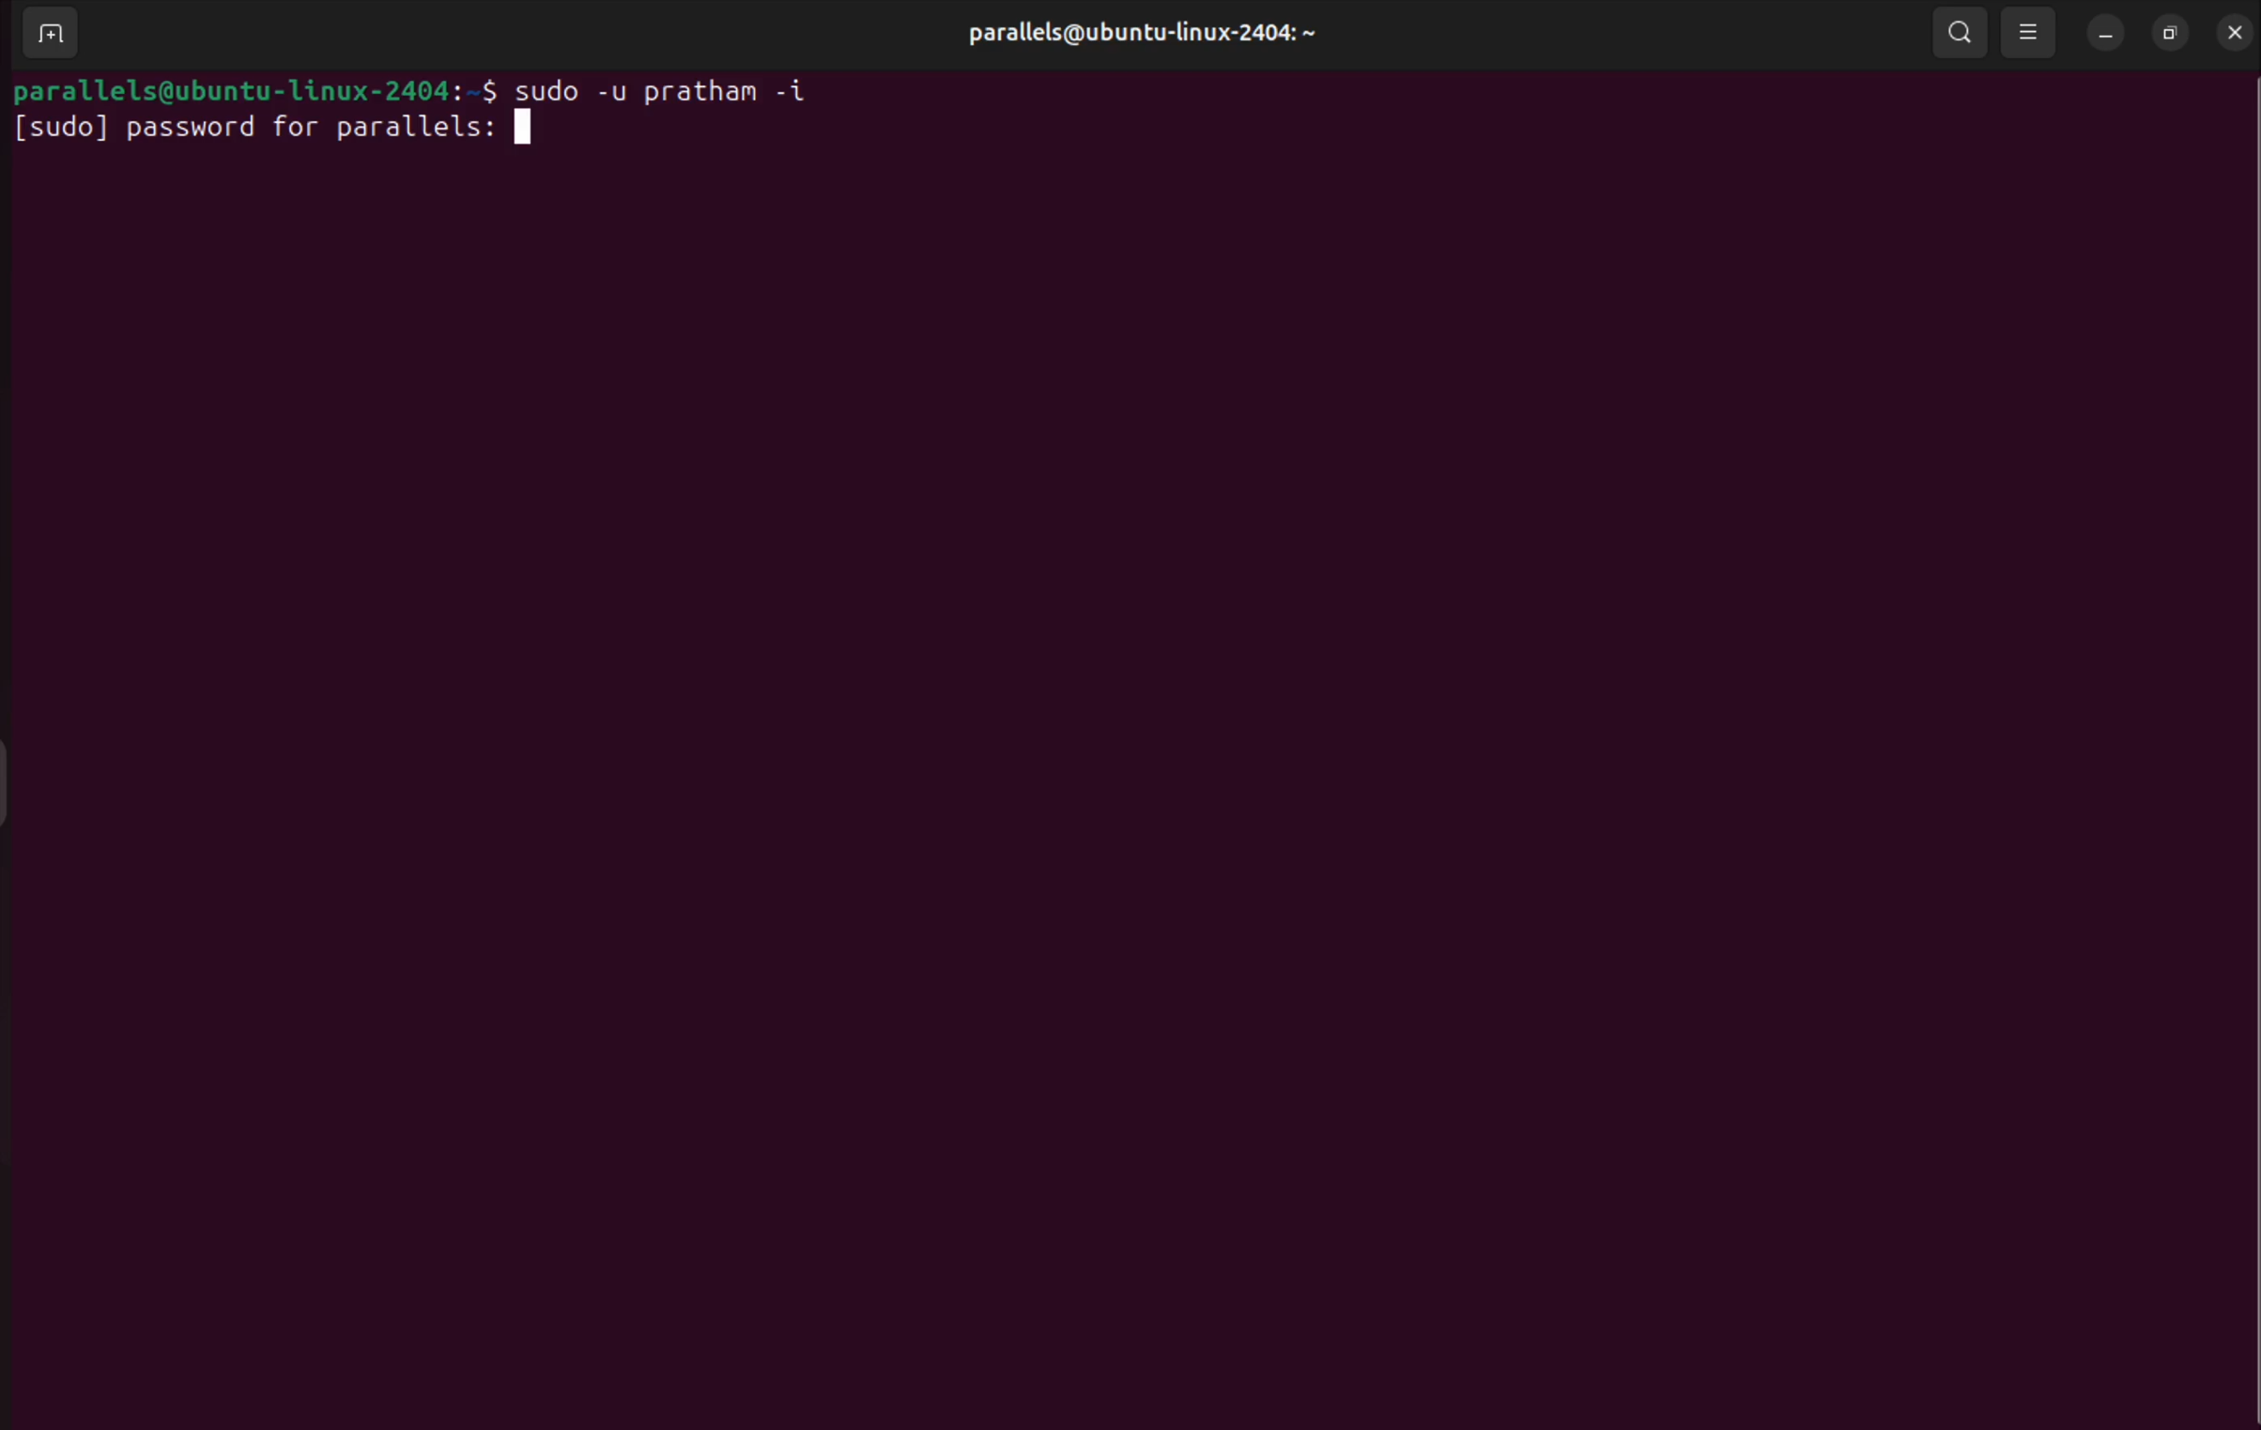 The height and width of the screenshot is (1430, 2261). What do you see at coordinates (2170, 33) in the screenshot?
I see `resize` at bounding box center [2170, 33].